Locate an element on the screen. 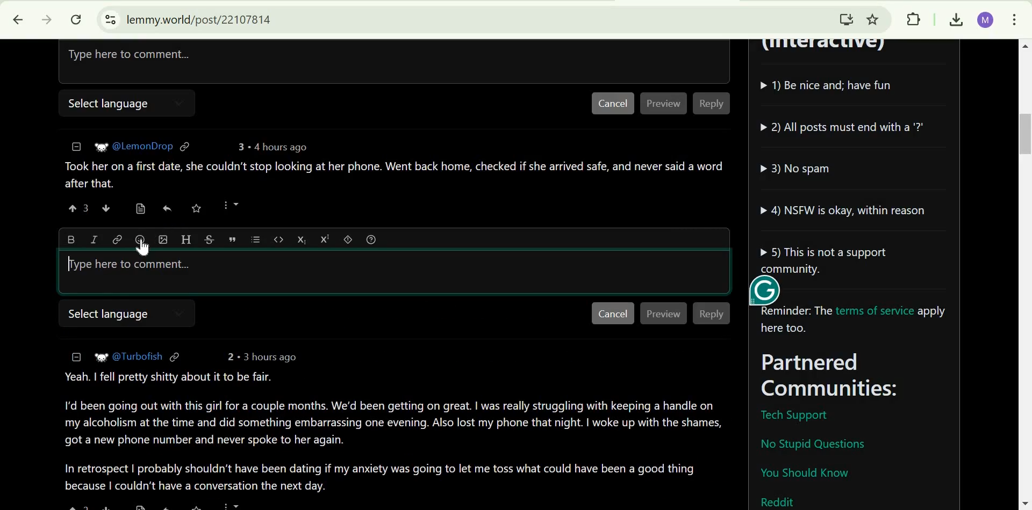 The image size is (1032, 510). link is located at coordinates (117, 239).